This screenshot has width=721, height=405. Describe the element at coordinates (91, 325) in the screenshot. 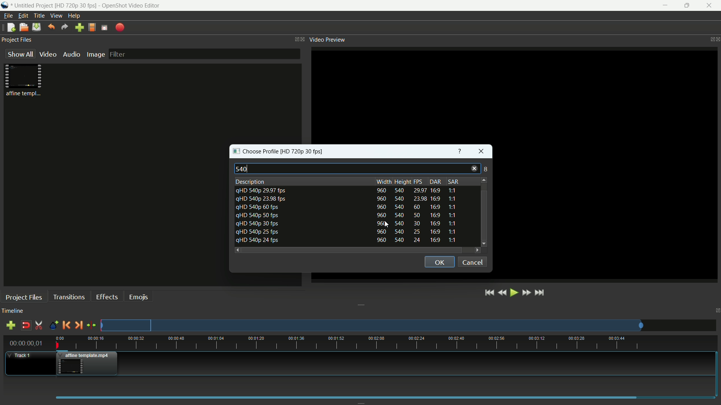

I see `center the timeline on the playhead` at that location.